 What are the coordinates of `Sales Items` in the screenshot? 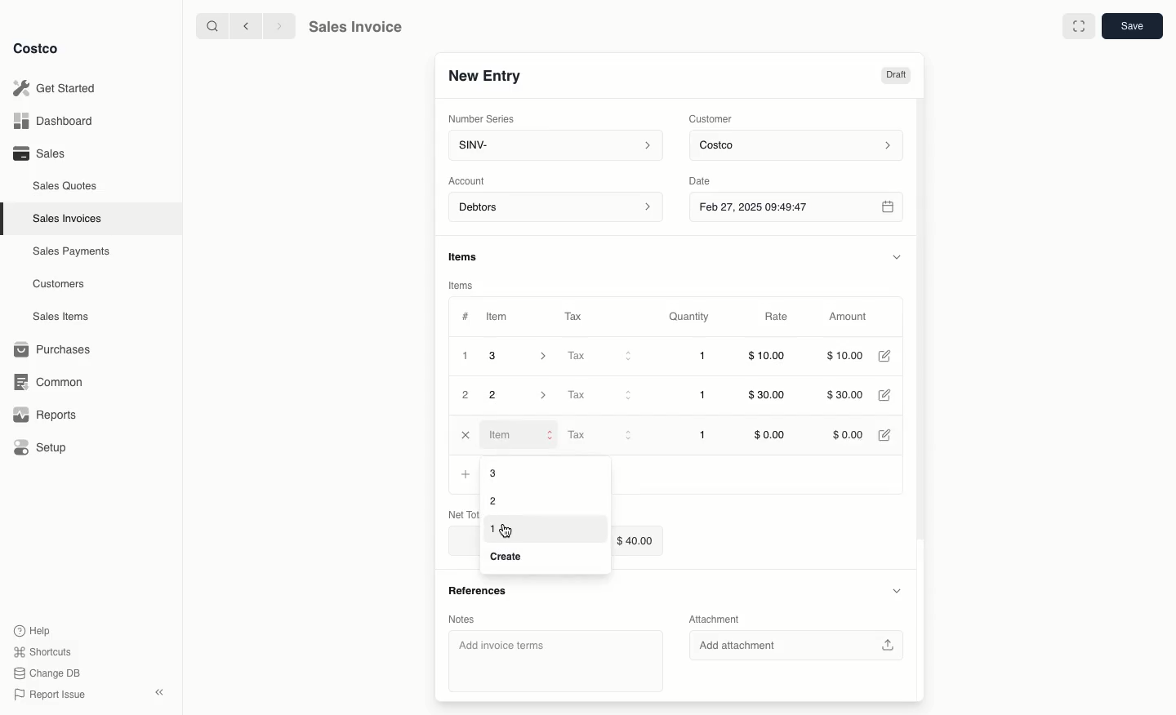 It's located at (63, 315).